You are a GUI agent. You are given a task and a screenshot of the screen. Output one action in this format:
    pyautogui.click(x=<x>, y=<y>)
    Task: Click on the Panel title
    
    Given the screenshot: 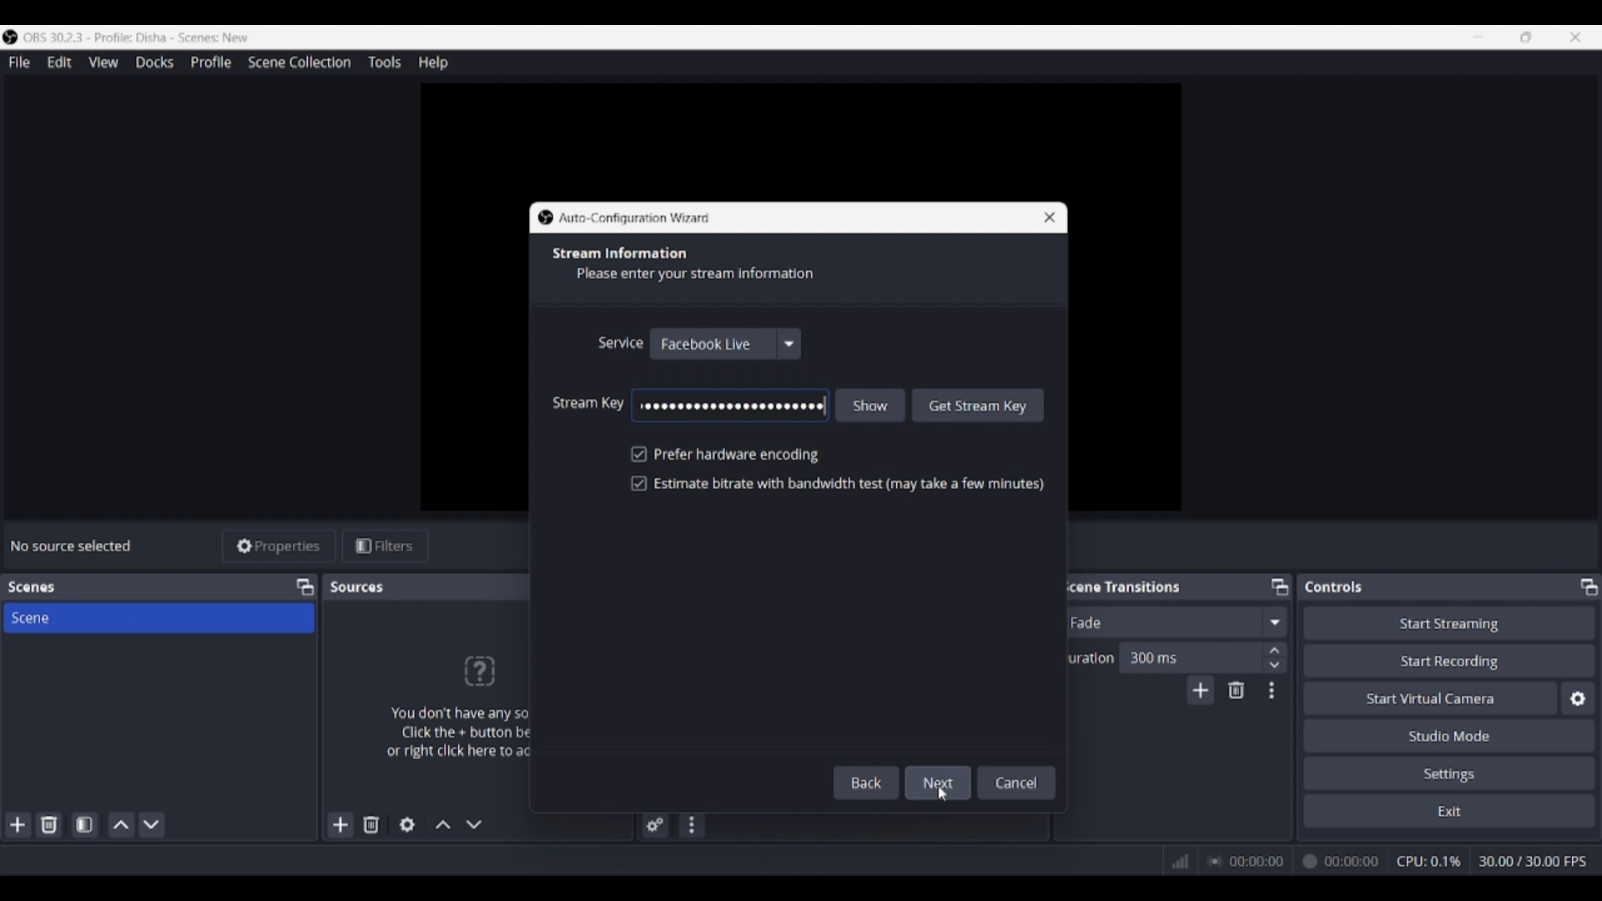 What is the action you would take?
    pyautogui.click(x=32, y=587)
    